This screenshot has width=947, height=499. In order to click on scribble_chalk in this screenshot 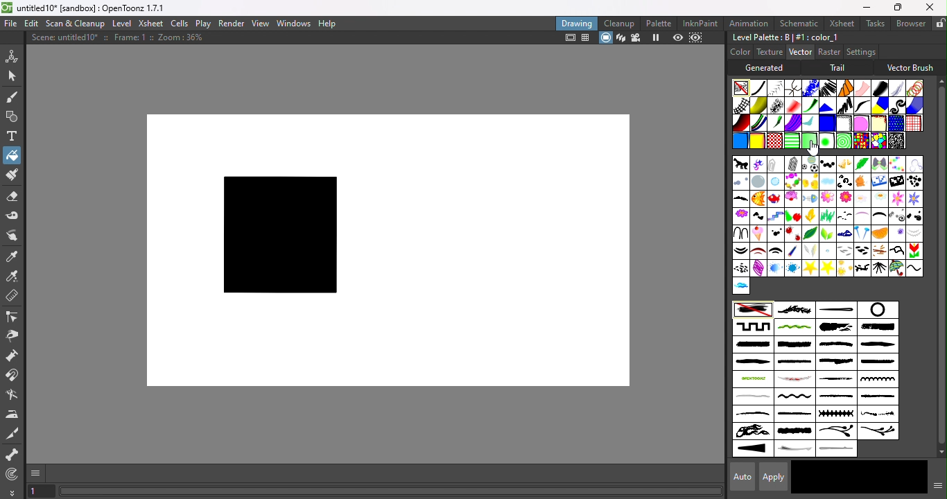, I will do `click(837, 380)`.